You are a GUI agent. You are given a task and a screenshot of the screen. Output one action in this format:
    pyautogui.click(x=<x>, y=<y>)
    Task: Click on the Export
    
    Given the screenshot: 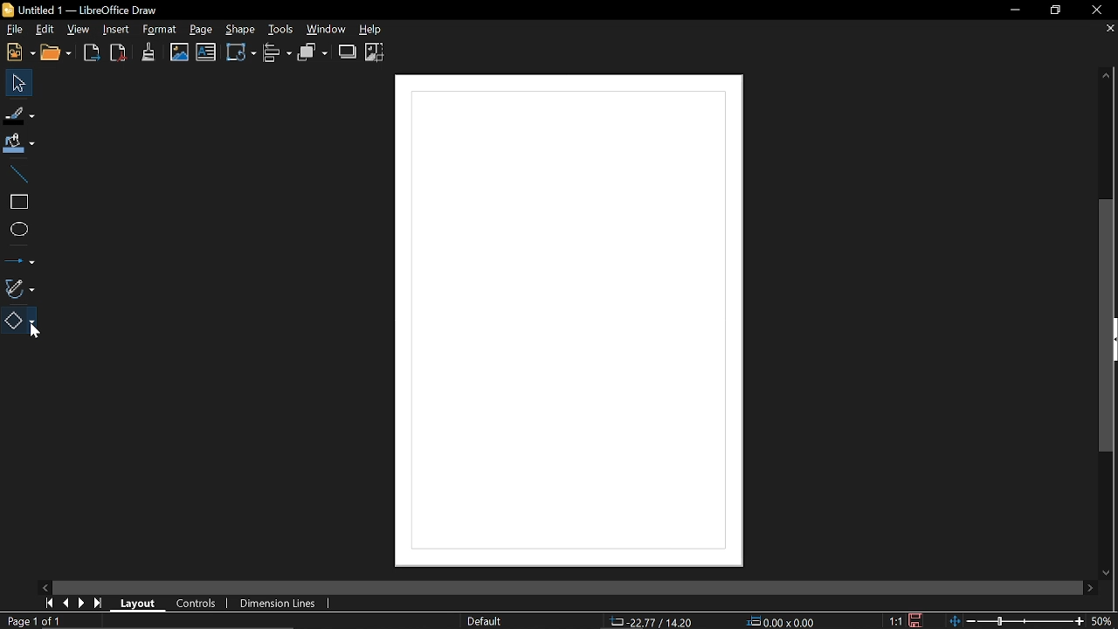 What is the action you would take?
    pyautogui.click(x=93, y=54)
    